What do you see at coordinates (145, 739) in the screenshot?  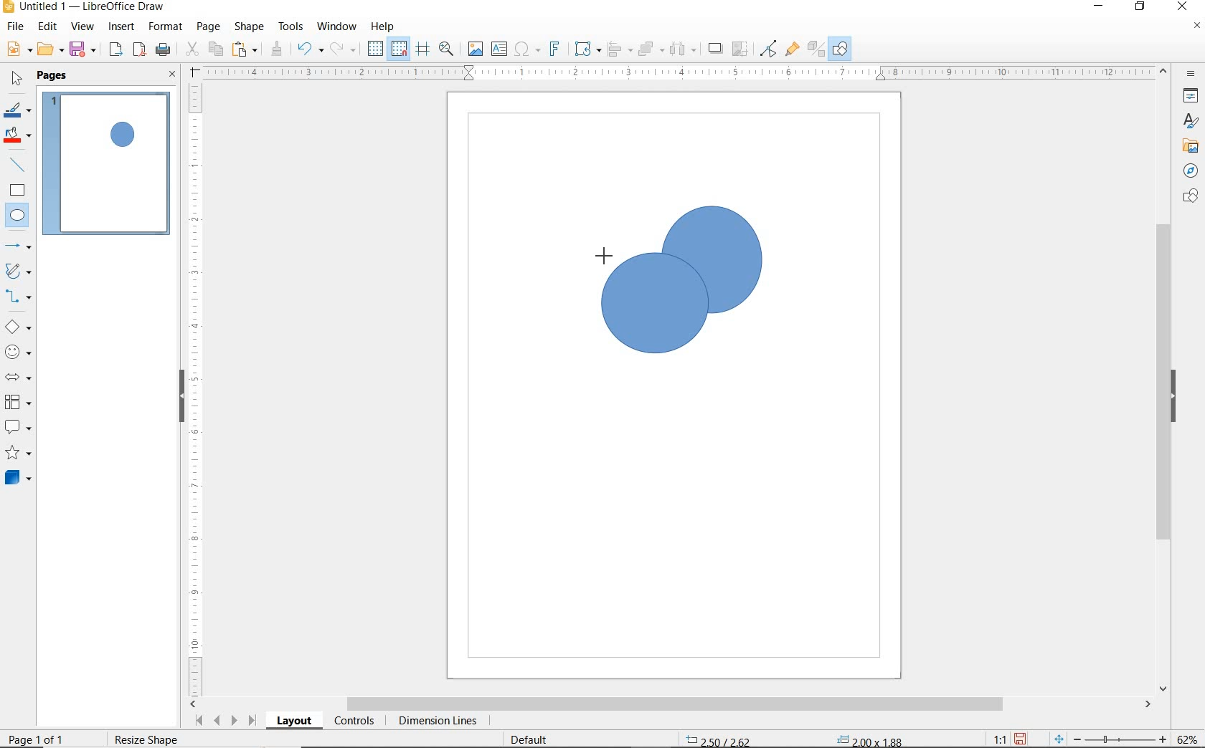 I see `rESIZE sHAPE` at bounding box center [145, 739].